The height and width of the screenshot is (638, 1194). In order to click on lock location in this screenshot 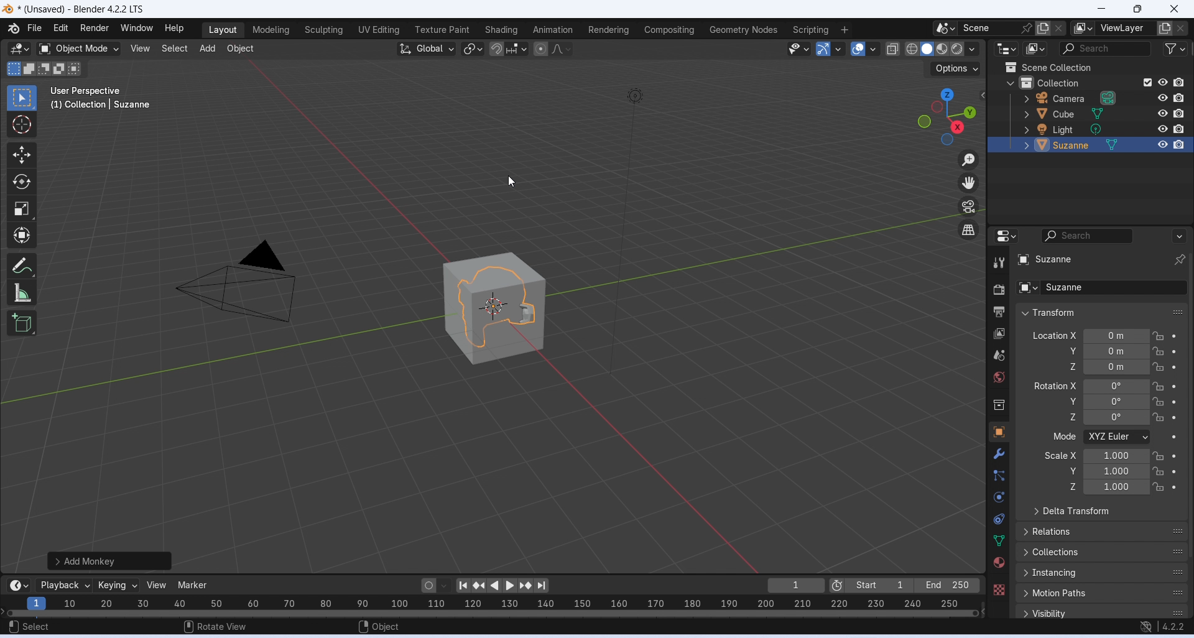, I will do `click(1159, 402)`.